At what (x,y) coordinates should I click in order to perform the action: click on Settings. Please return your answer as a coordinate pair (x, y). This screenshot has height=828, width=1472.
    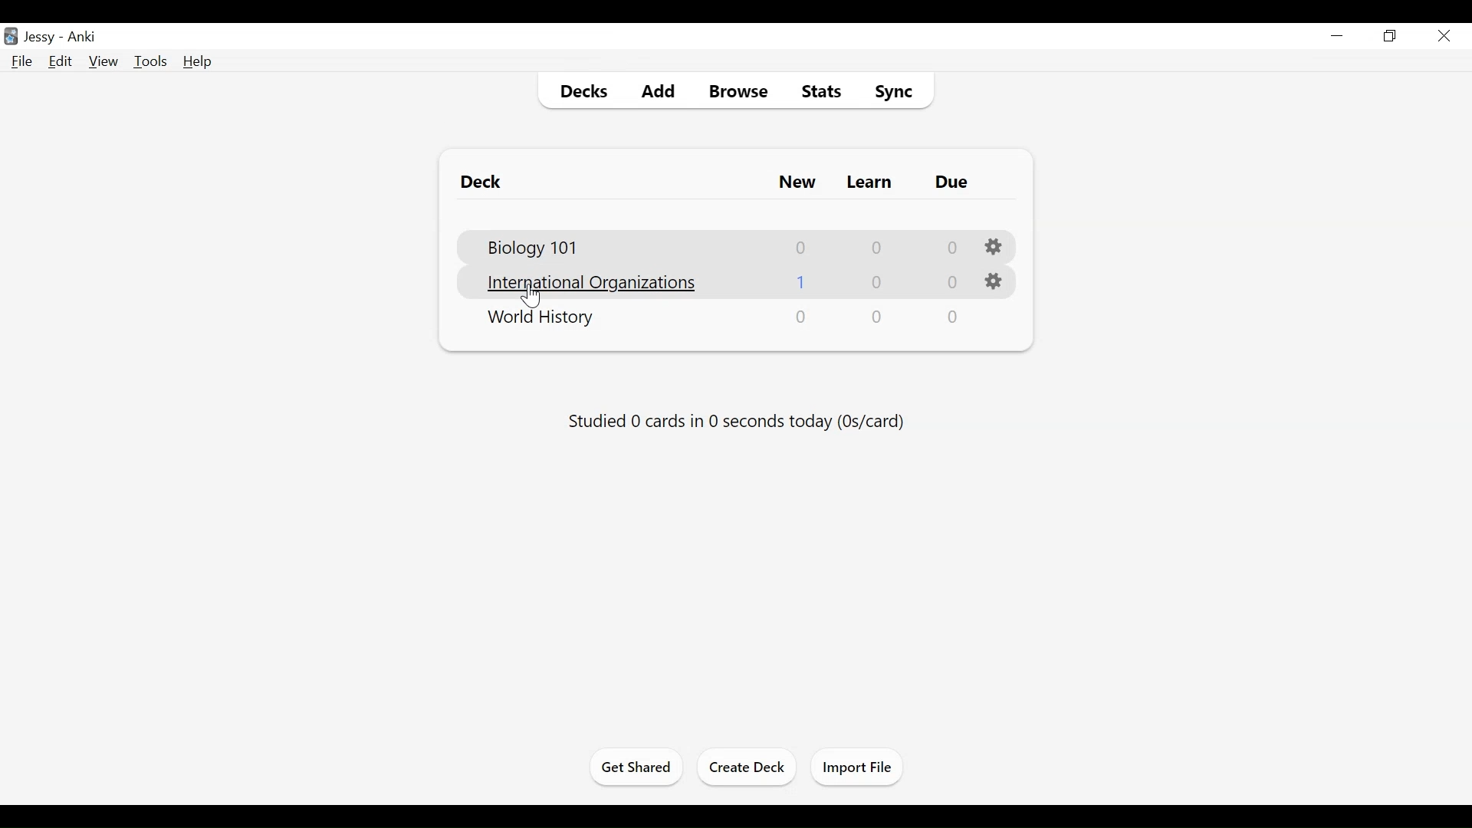
    Looking at the image, I should click on (994, 246).